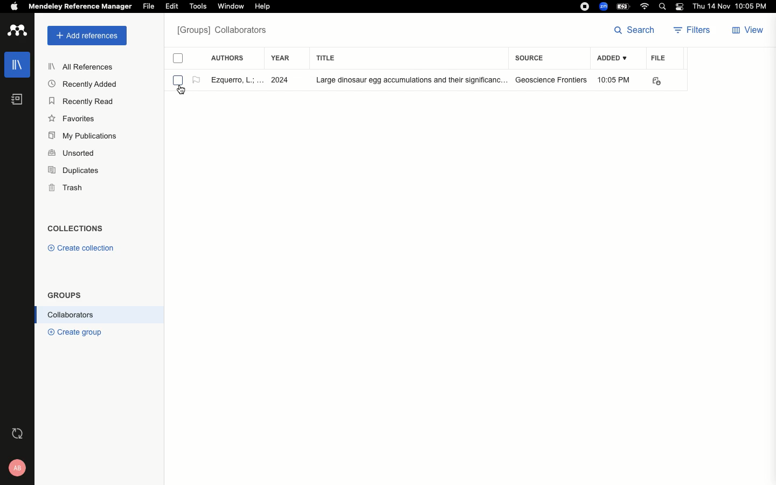 This screenshot has height=485, width=776. What do you see at coordinates (86, 137) in the screenshot?
I see `My publications` at bounding box center [86, 137].